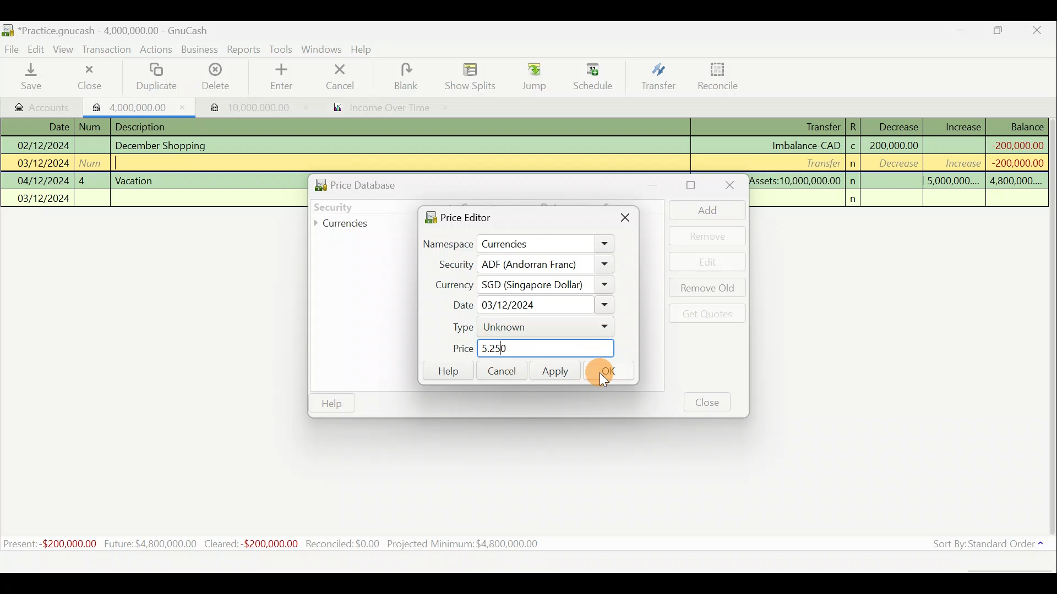 The height and width of the screenshot is (594, 1057). What do you see at coordinates (708, 402) in the screenshot?
I see `Close` at bounding box center [708, 402].